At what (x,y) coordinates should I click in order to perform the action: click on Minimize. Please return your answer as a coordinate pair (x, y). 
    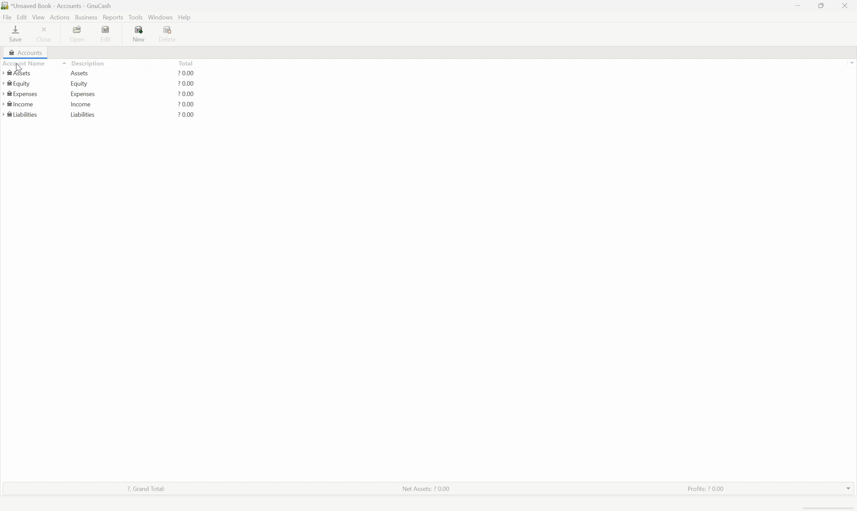
    Looking at the image, I should click on (798, 6).